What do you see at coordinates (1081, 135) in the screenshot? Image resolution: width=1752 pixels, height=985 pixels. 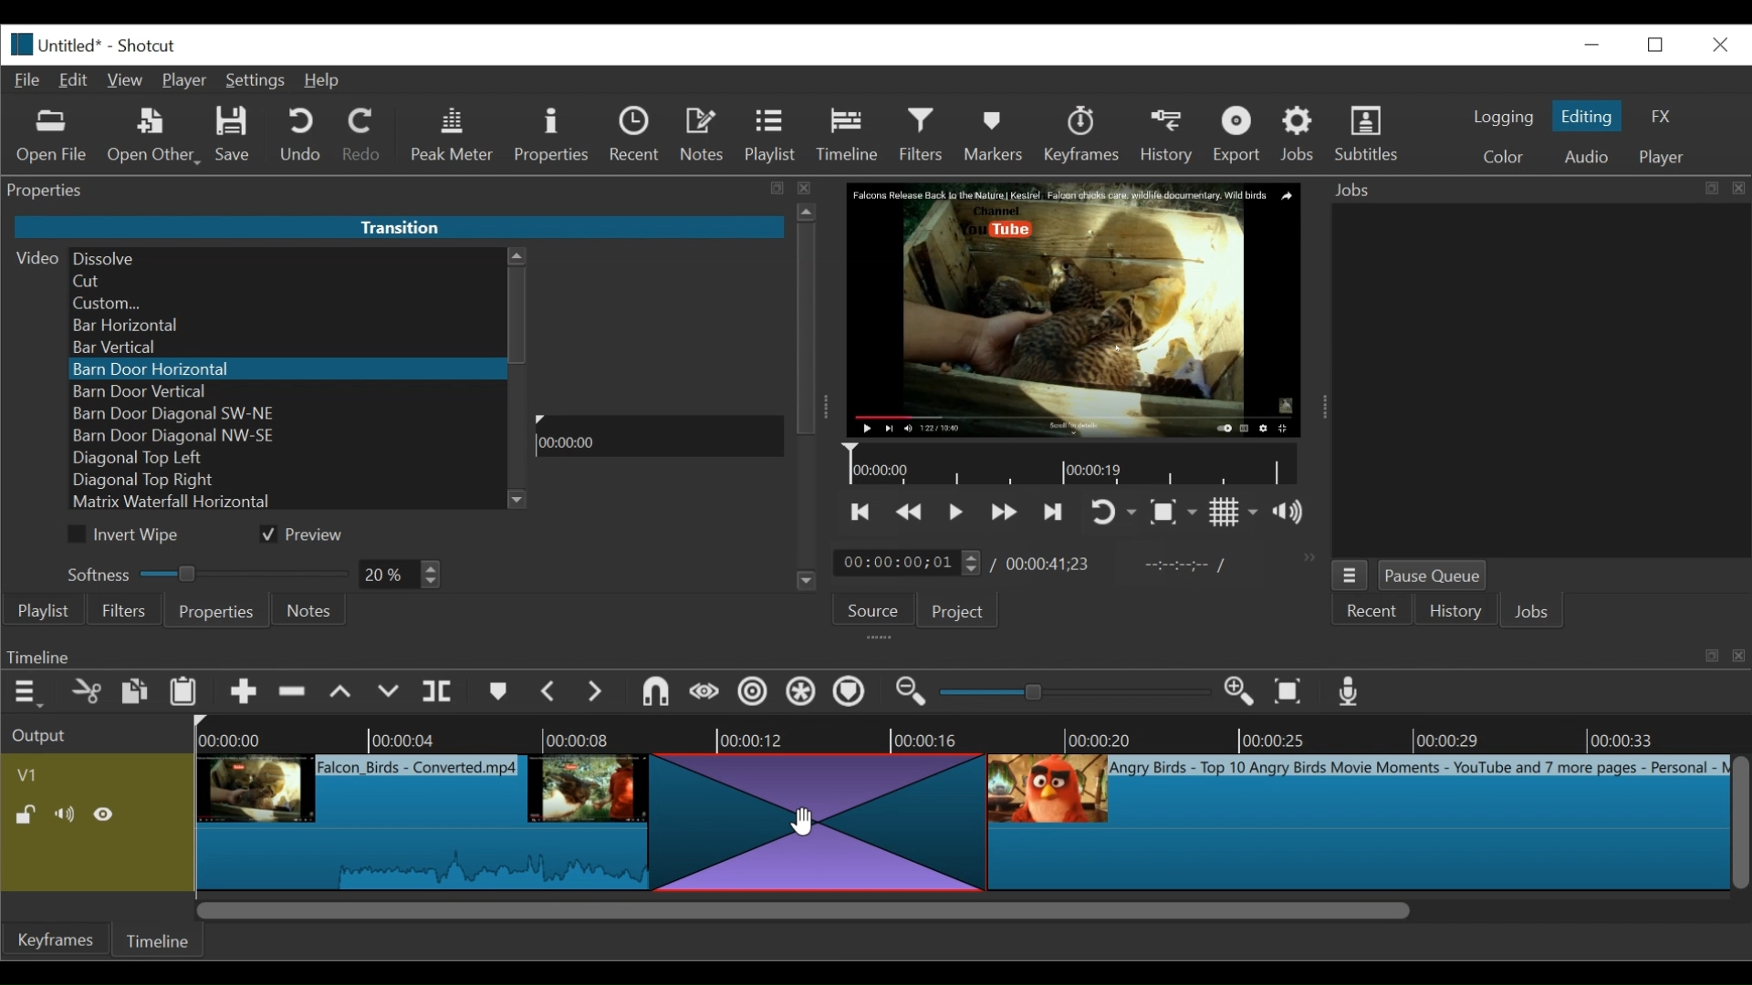 I see `Keyframes` at bounding box center [1081, 135].